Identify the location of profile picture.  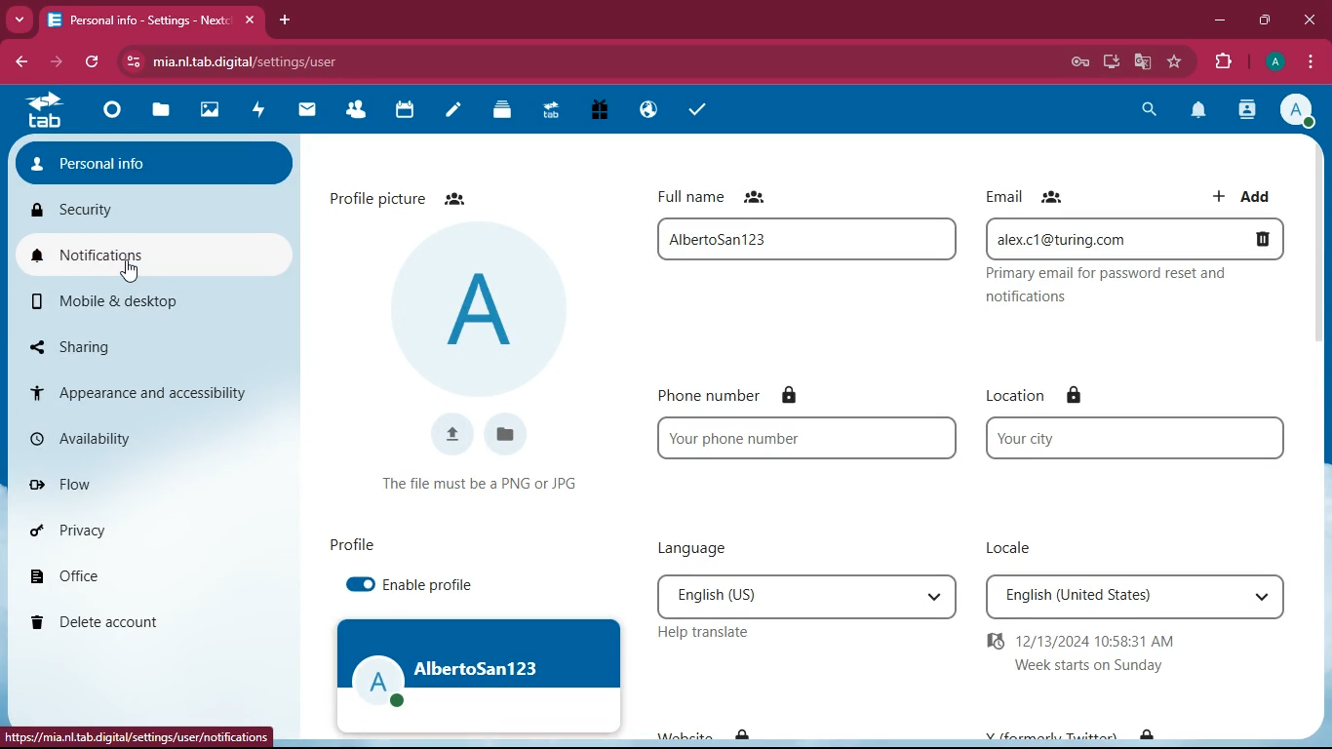
(491, 310).